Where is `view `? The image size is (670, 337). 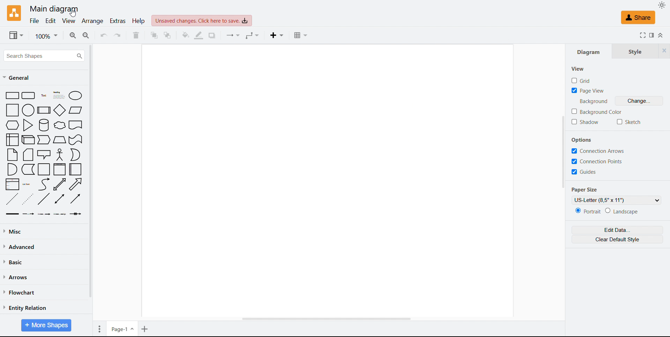 view  is located at coordinates (16, 35).